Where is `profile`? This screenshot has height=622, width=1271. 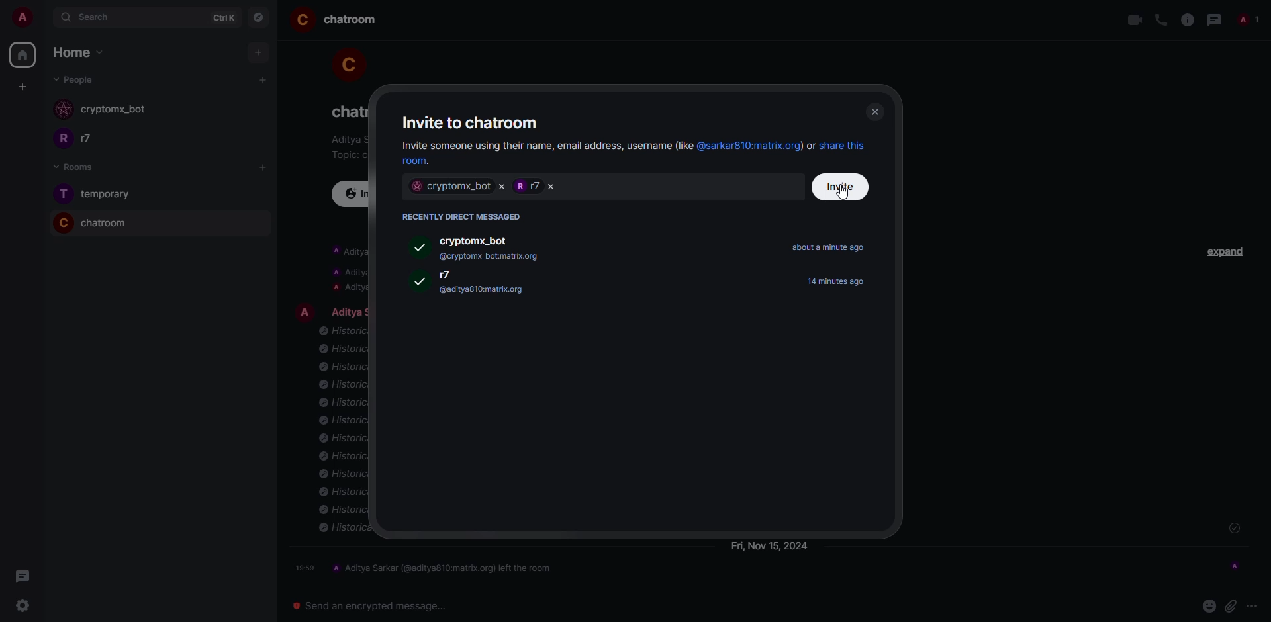 profile is located at coordinates (62, 194).